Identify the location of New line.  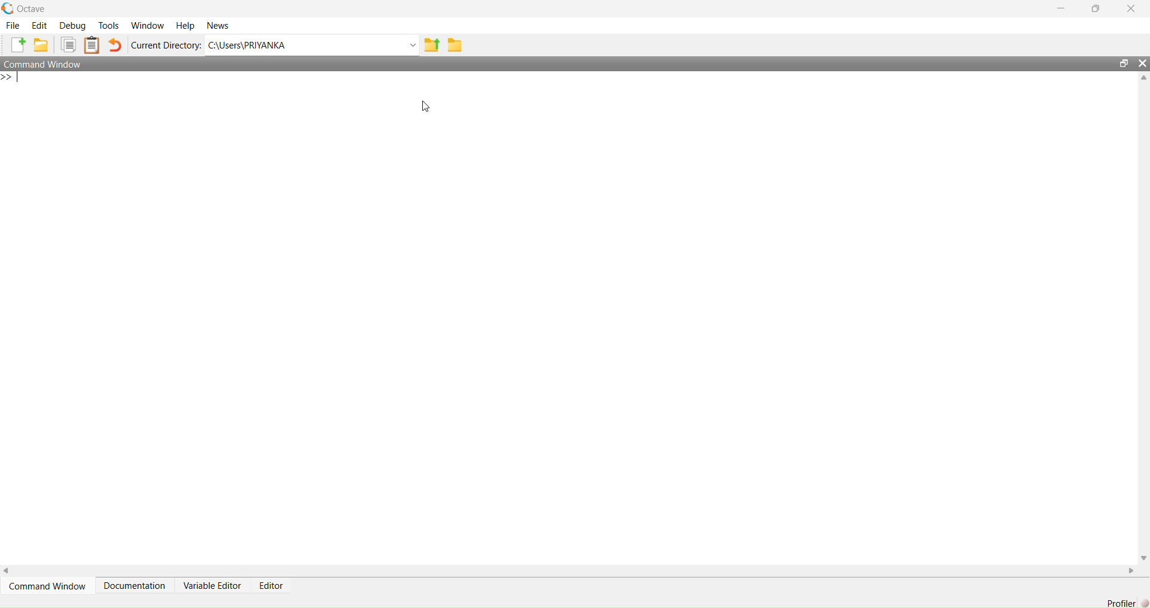
(11, 77).